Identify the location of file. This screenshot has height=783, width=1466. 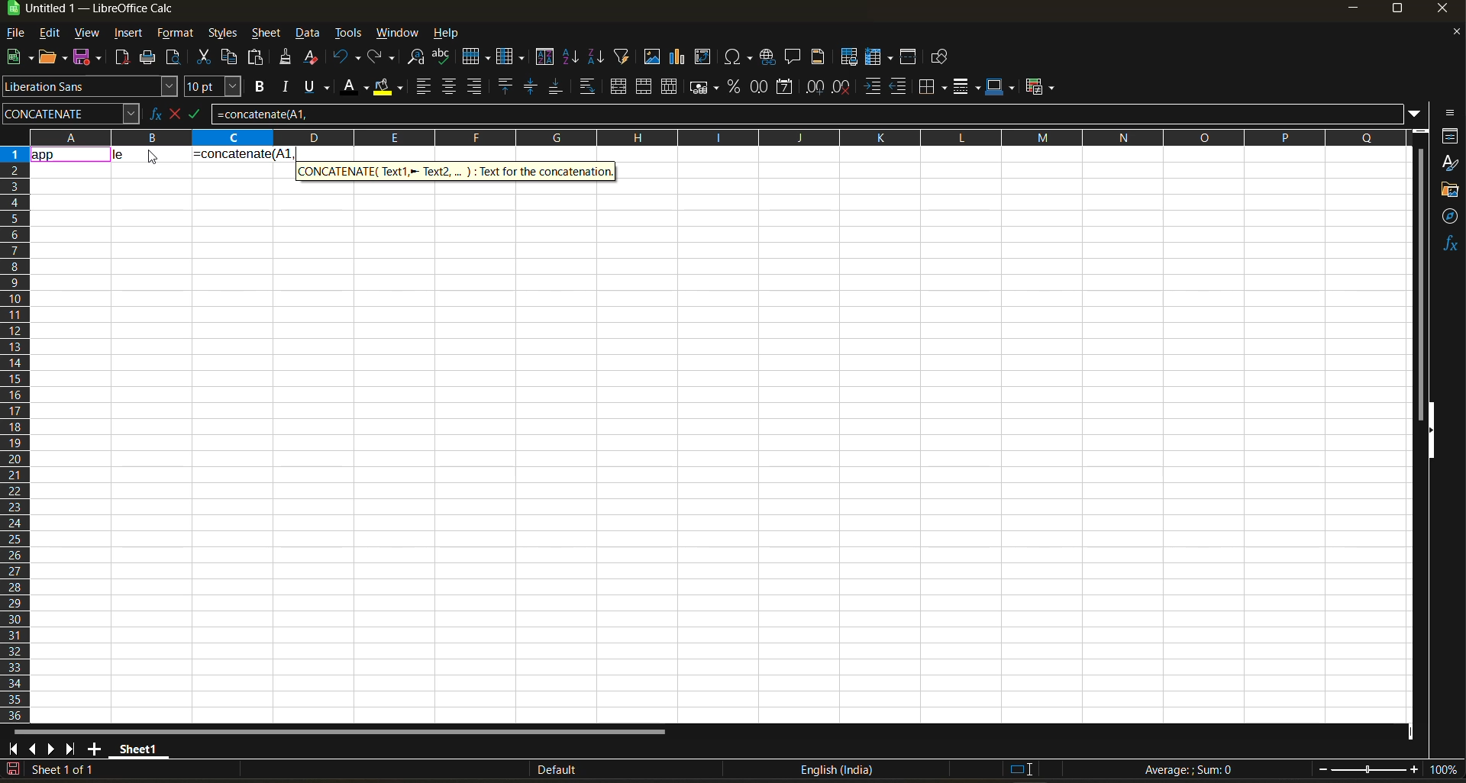
(21, 34).